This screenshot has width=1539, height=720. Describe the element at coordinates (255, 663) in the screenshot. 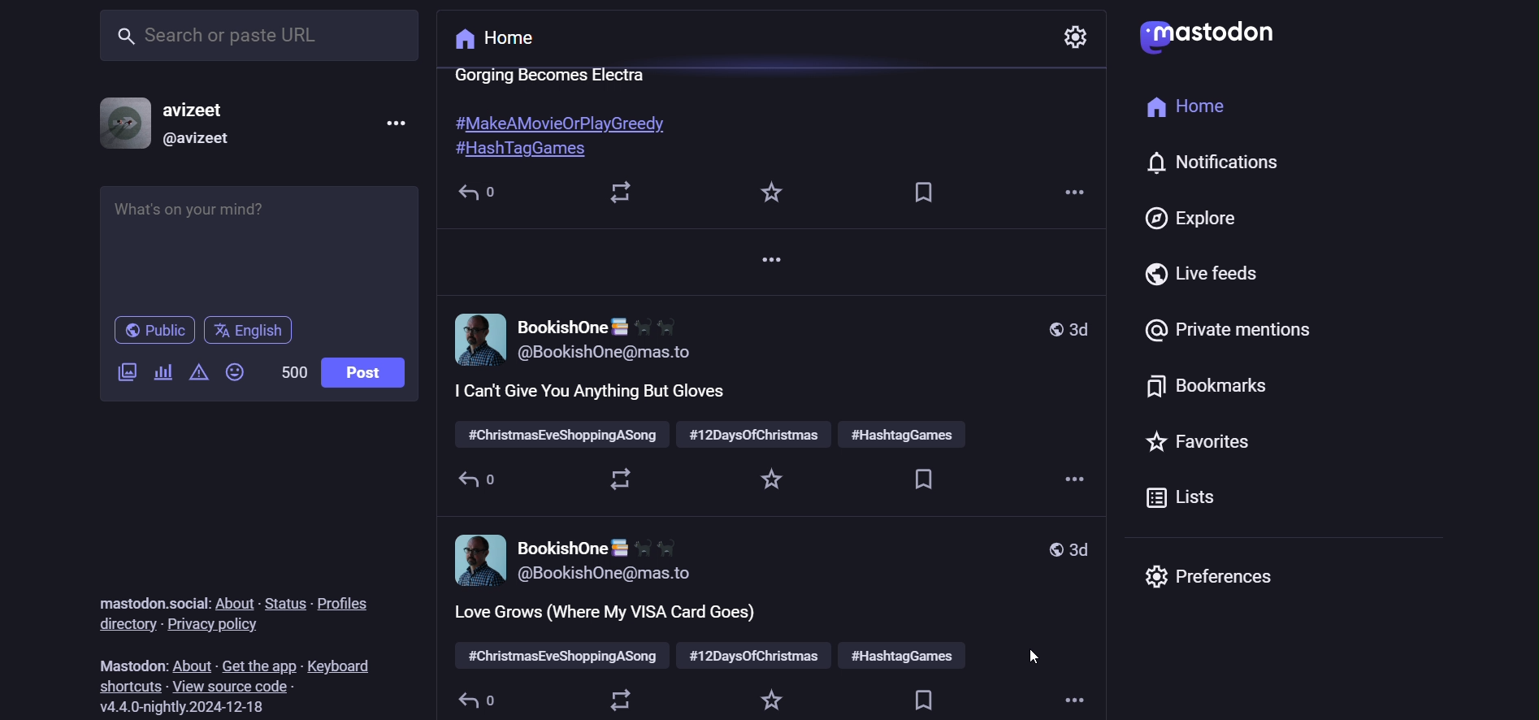

I see `get the app` at that location.